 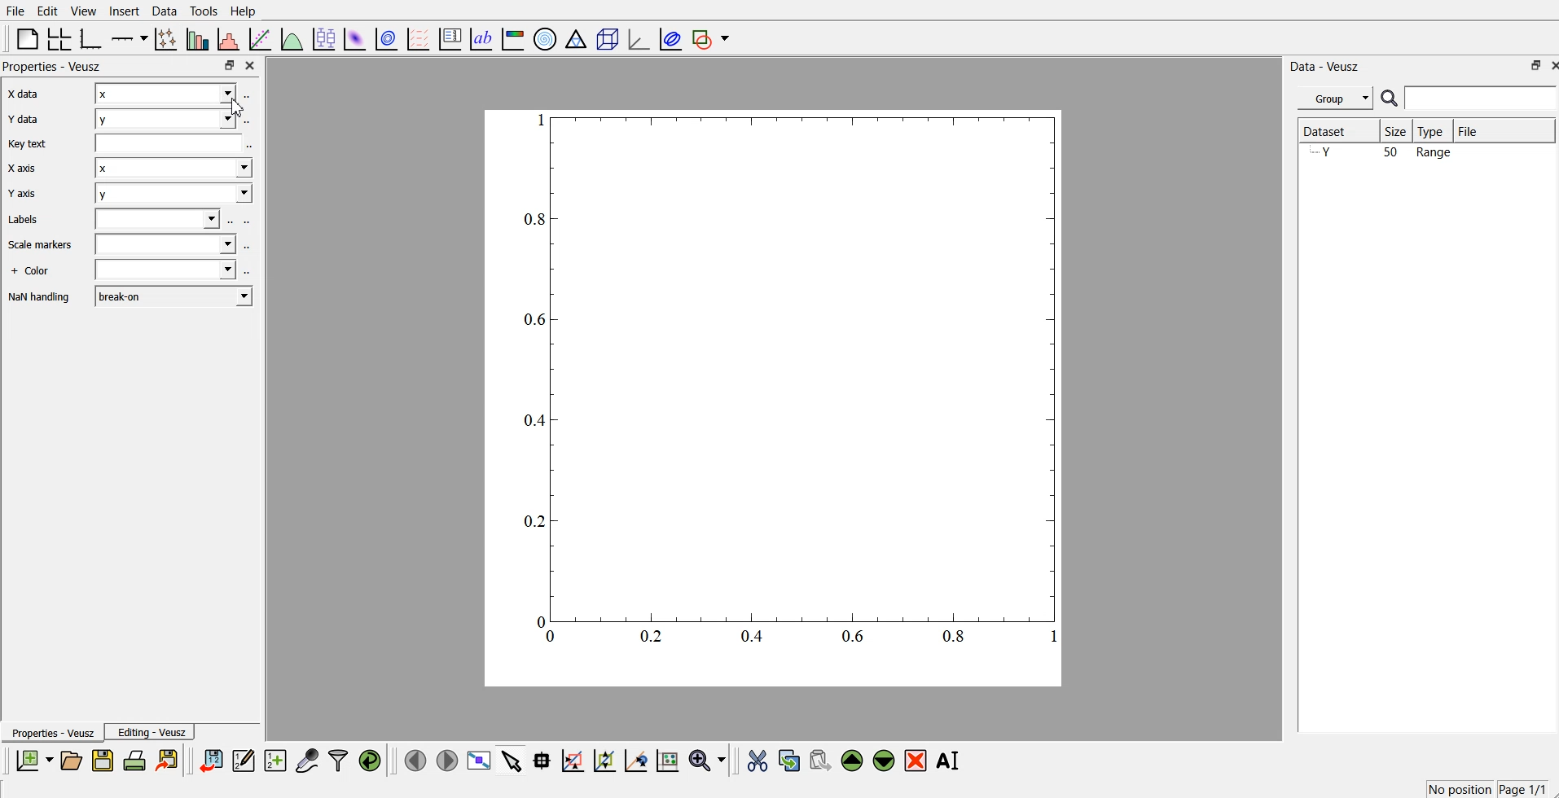 What do you see at coordinates (450, 37) in the screenshot?
I see `plot key` at bounding box center [450, 37].